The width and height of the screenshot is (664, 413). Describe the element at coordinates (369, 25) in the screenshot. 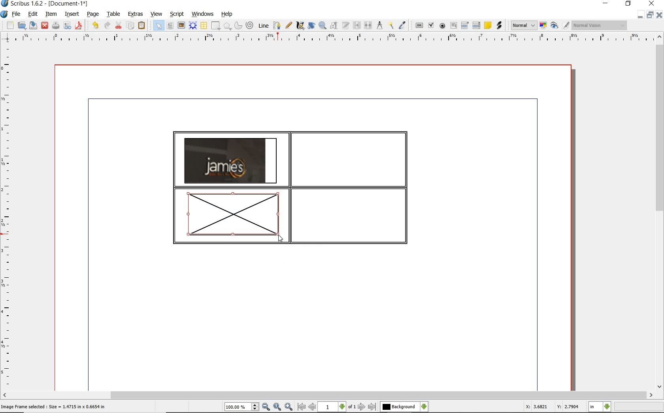

I see `unlink text frames` at that location.